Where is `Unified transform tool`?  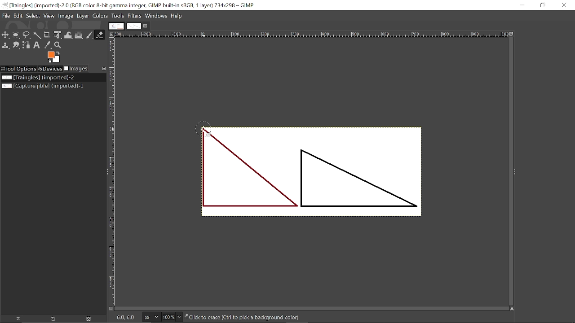 Unified transform tool is located at coordinates (57, 35).